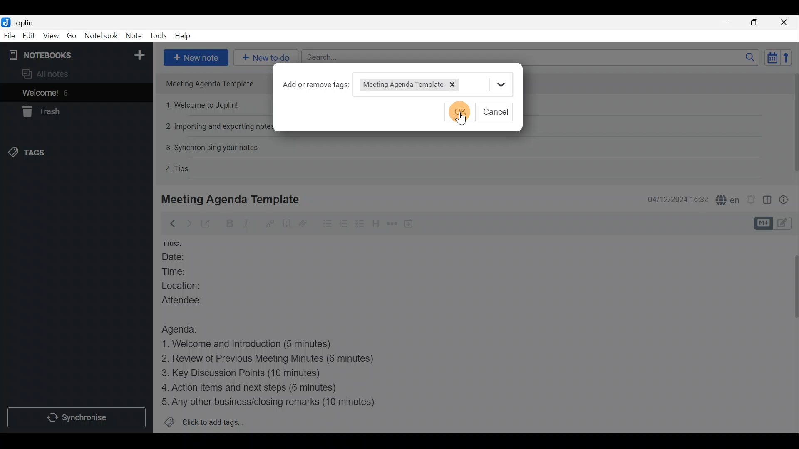 Image resolution: width=799 pixels, height=449 pixels. Describe the element at coordinates (528, 57) in the screenshot. I see `Search bar` at that location.